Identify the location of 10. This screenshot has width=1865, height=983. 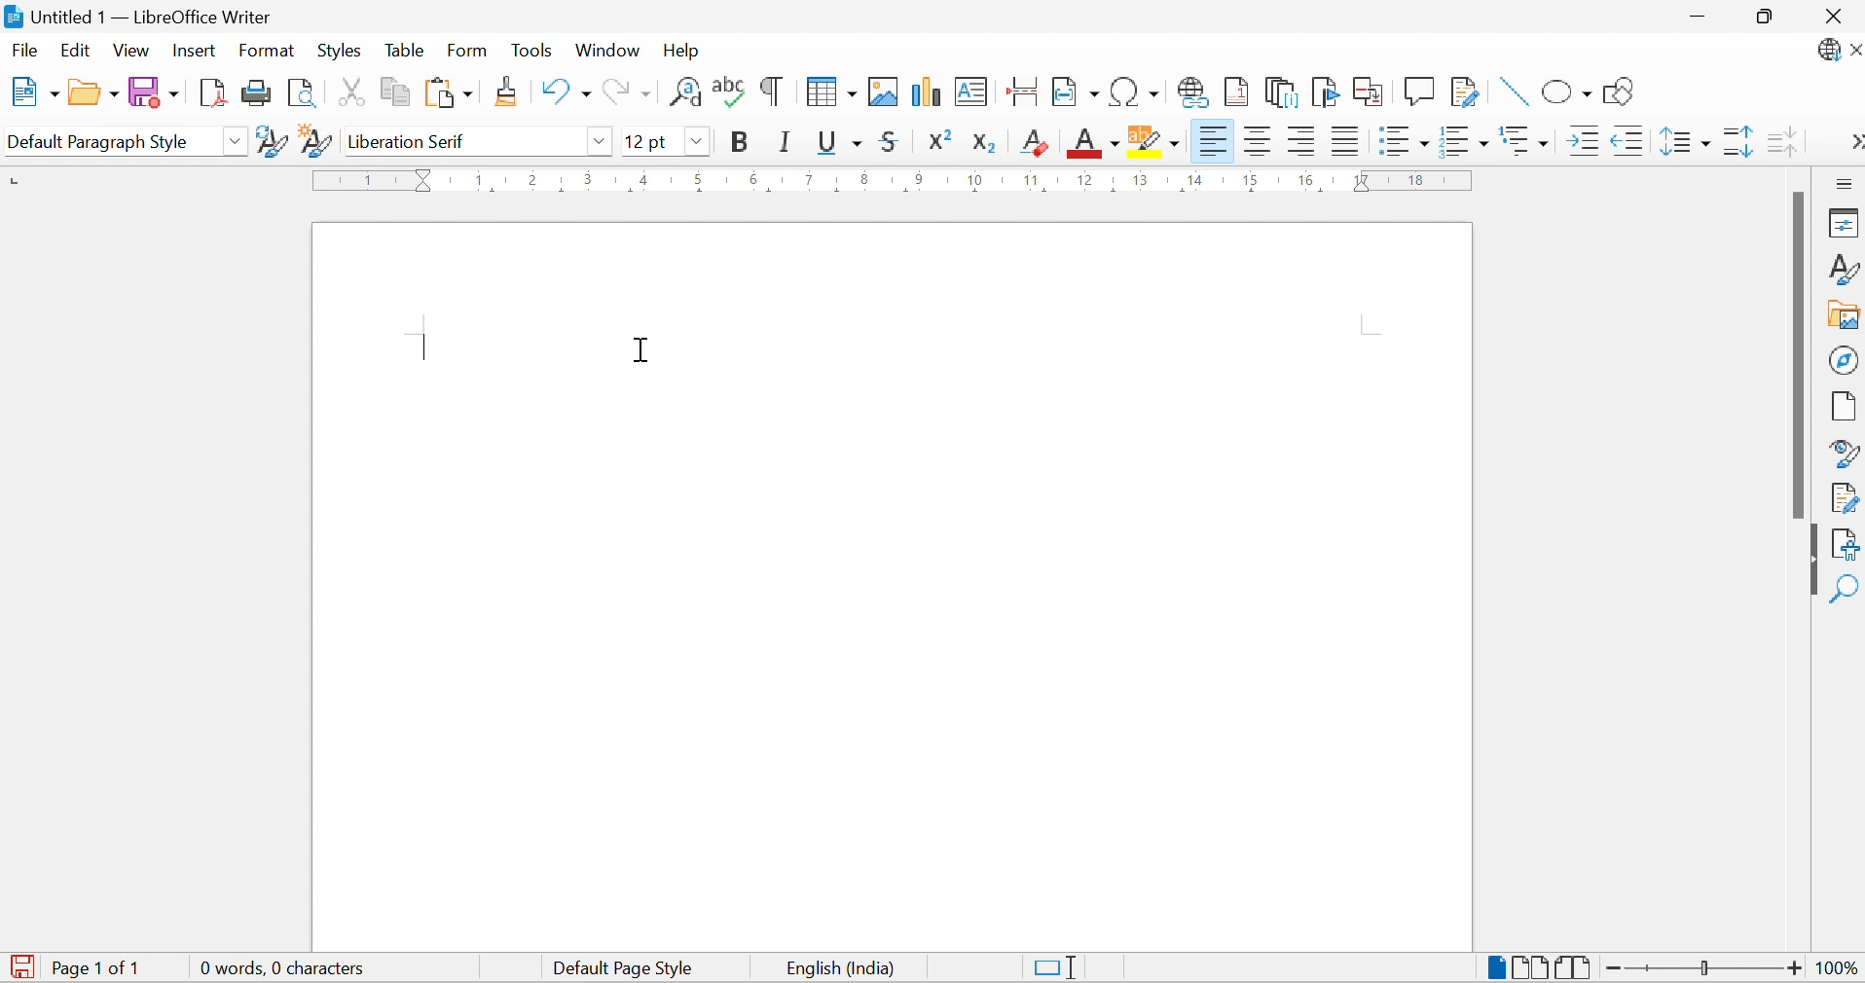
(975, 180).